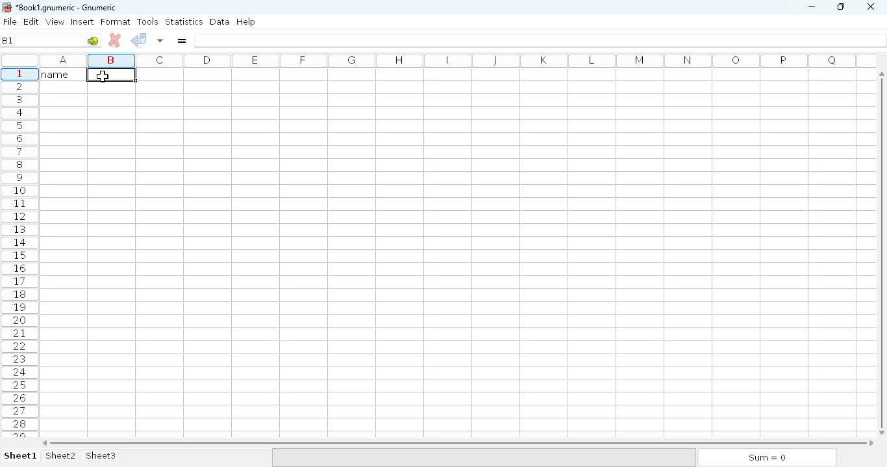 The width and height of the screenshot is (887, 467). What do you see at coordinates (19, 254) in the screenshot?
I see `rows` at bounding box center [19, 254].